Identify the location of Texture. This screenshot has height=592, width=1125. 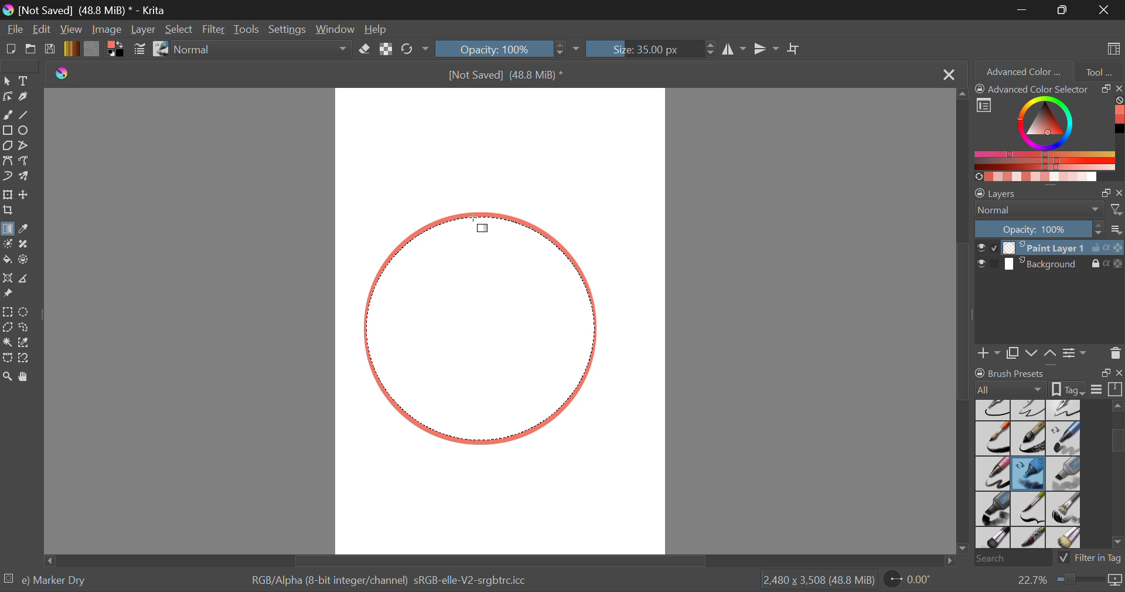
(91, 48).